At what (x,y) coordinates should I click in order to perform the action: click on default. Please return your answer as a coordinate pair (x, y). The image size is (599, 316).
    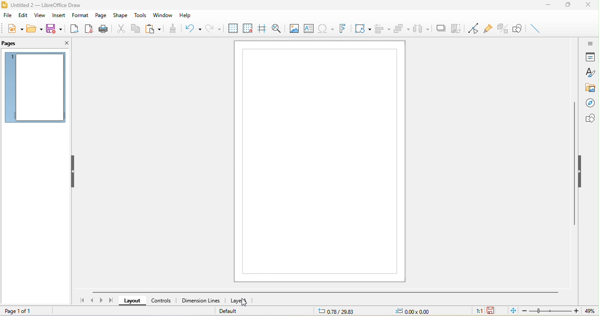
    Looking at the image, I should click on (235, 312).